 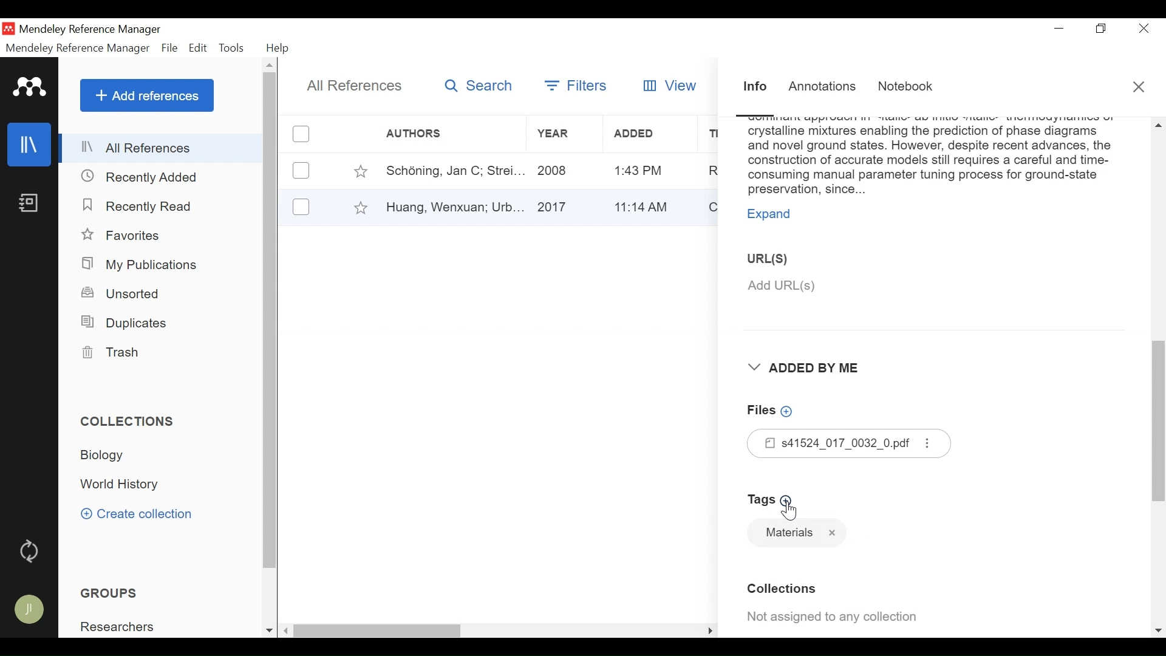 I want to click on Vertical Scroll bar, so click(x=380, y=632).